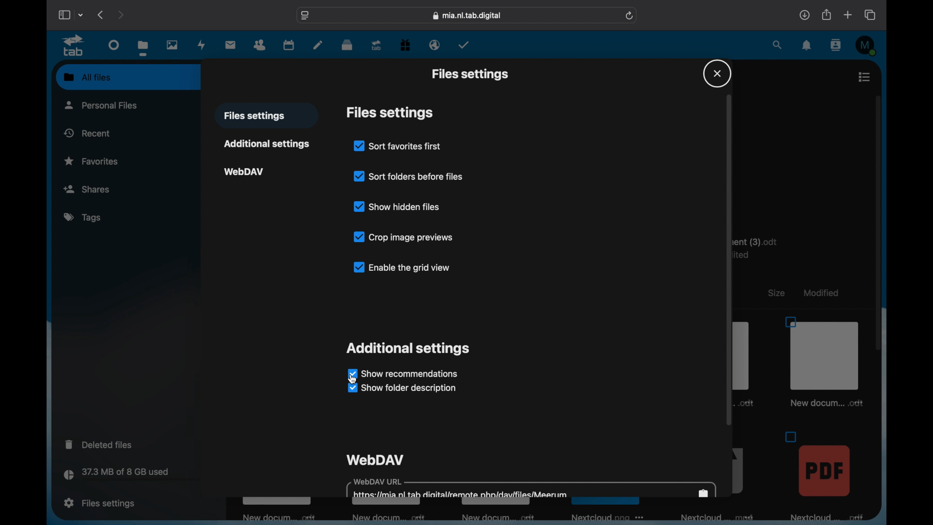  I want to click on show folder description, so click(403, 389).